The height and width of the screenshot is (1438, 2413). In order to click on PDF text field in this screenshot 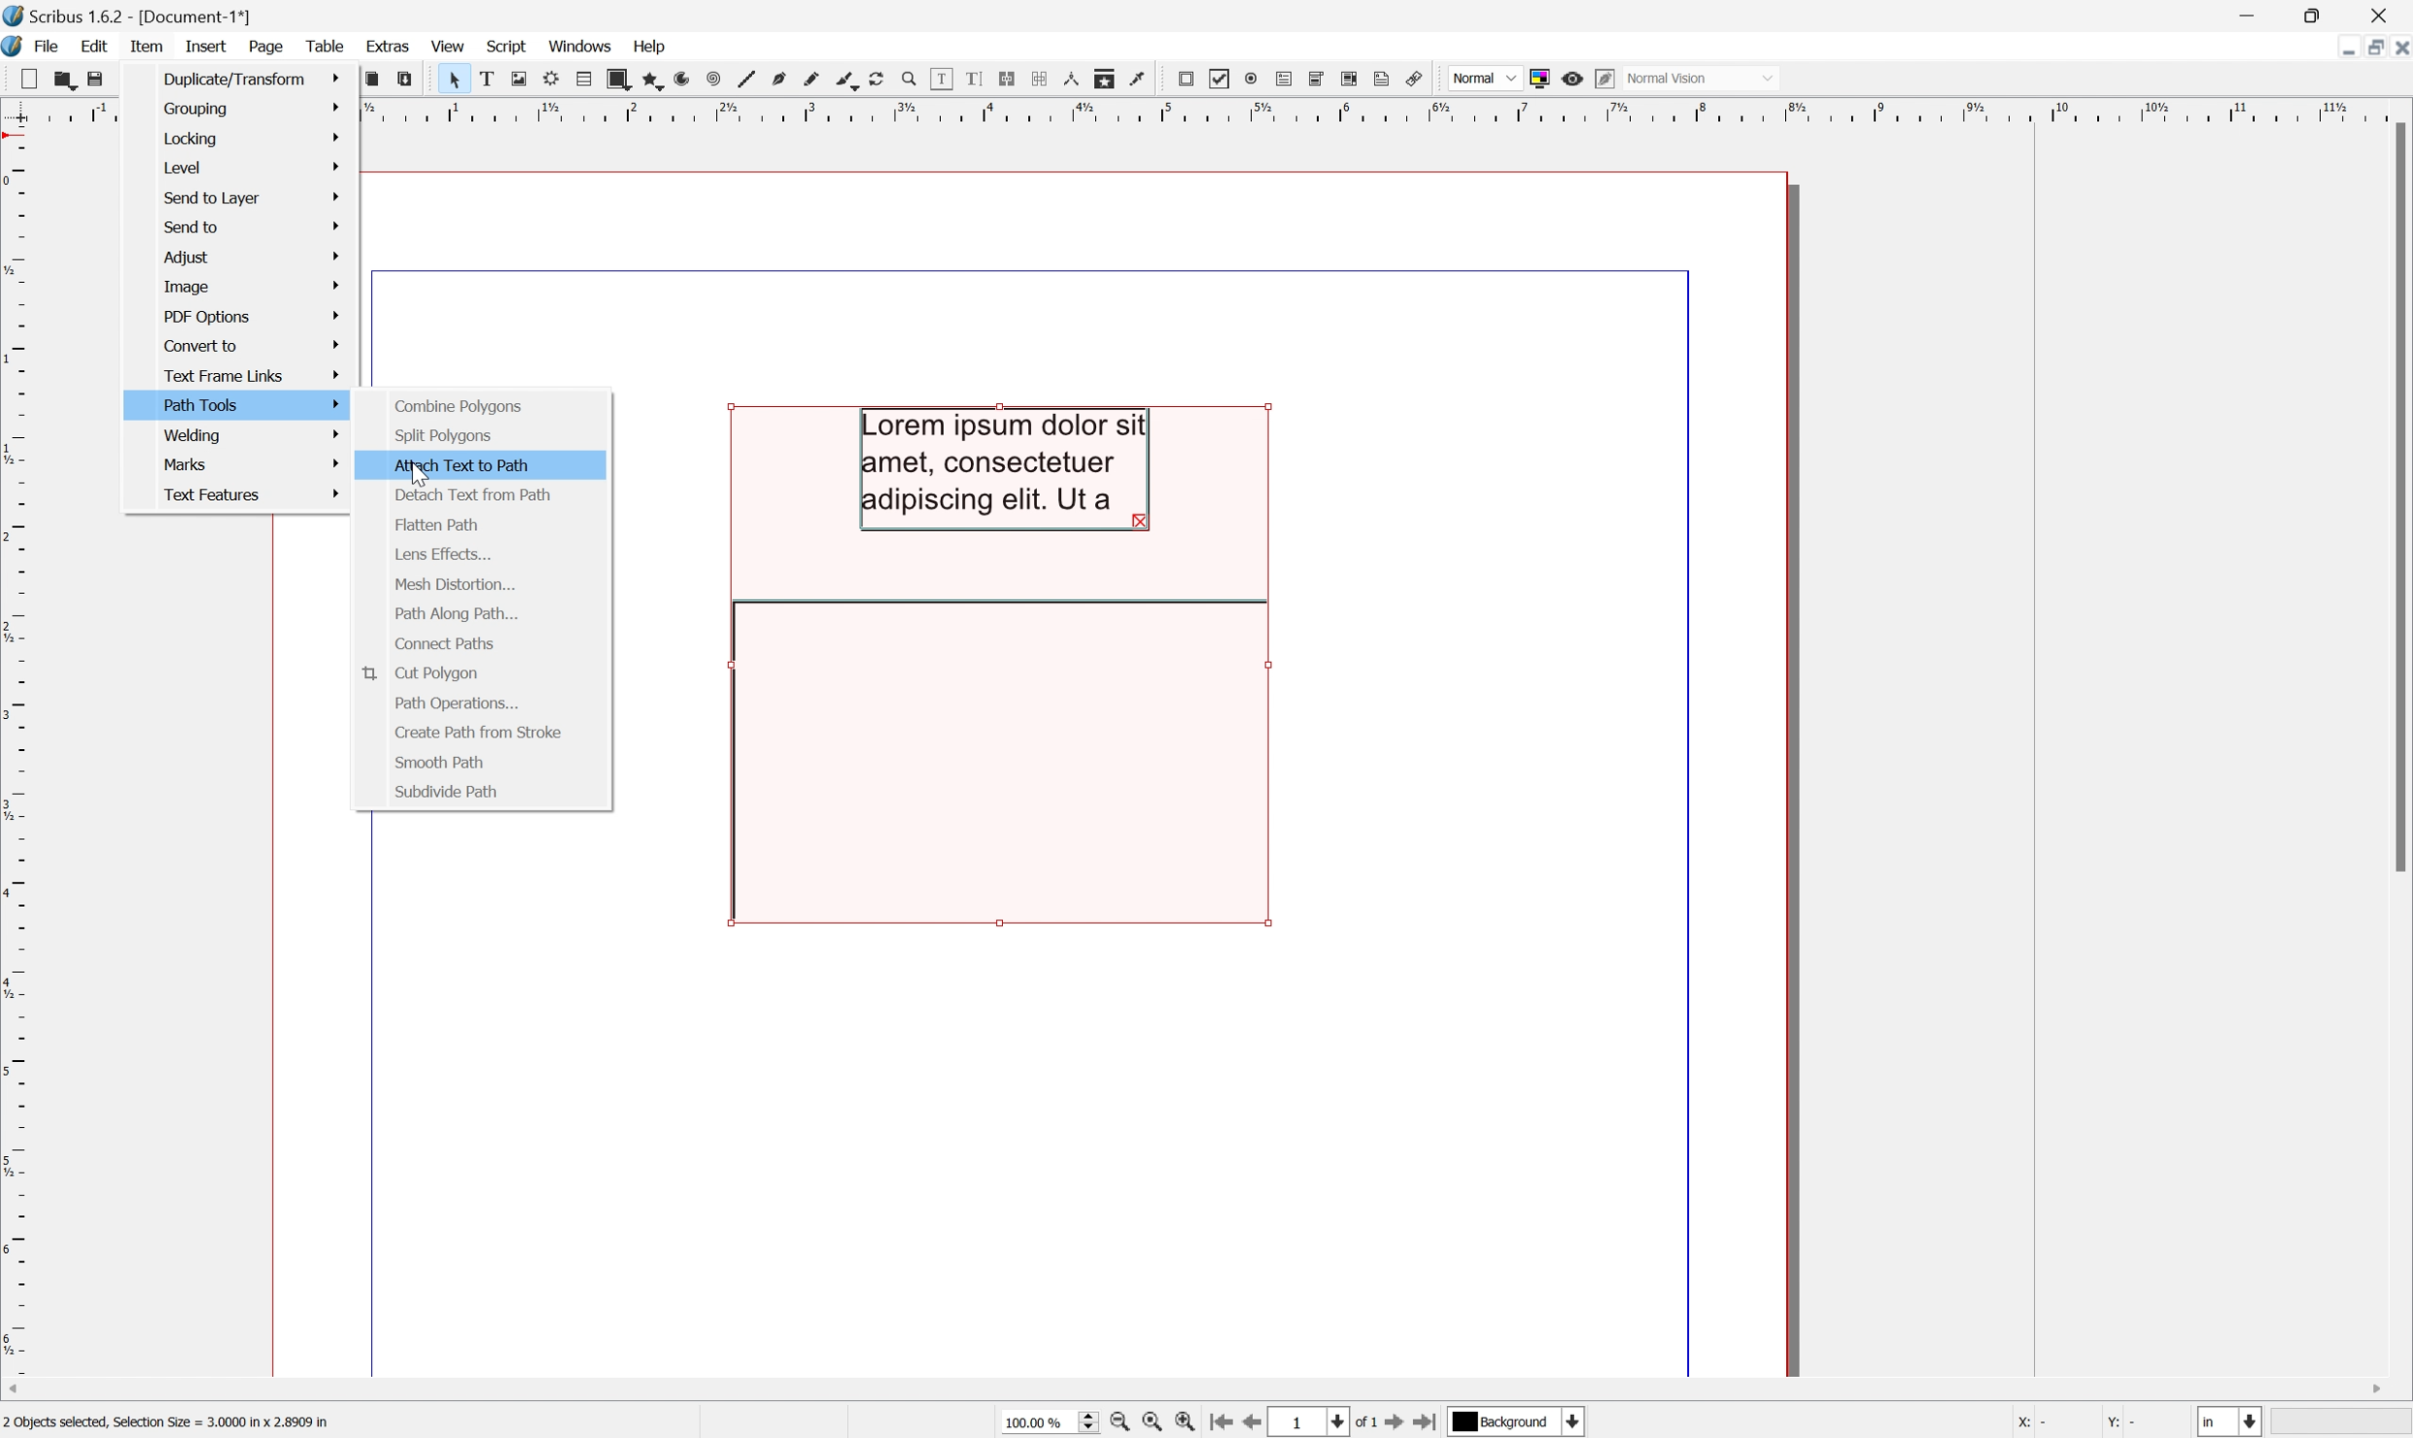, I will do `click(1280, 78)`.